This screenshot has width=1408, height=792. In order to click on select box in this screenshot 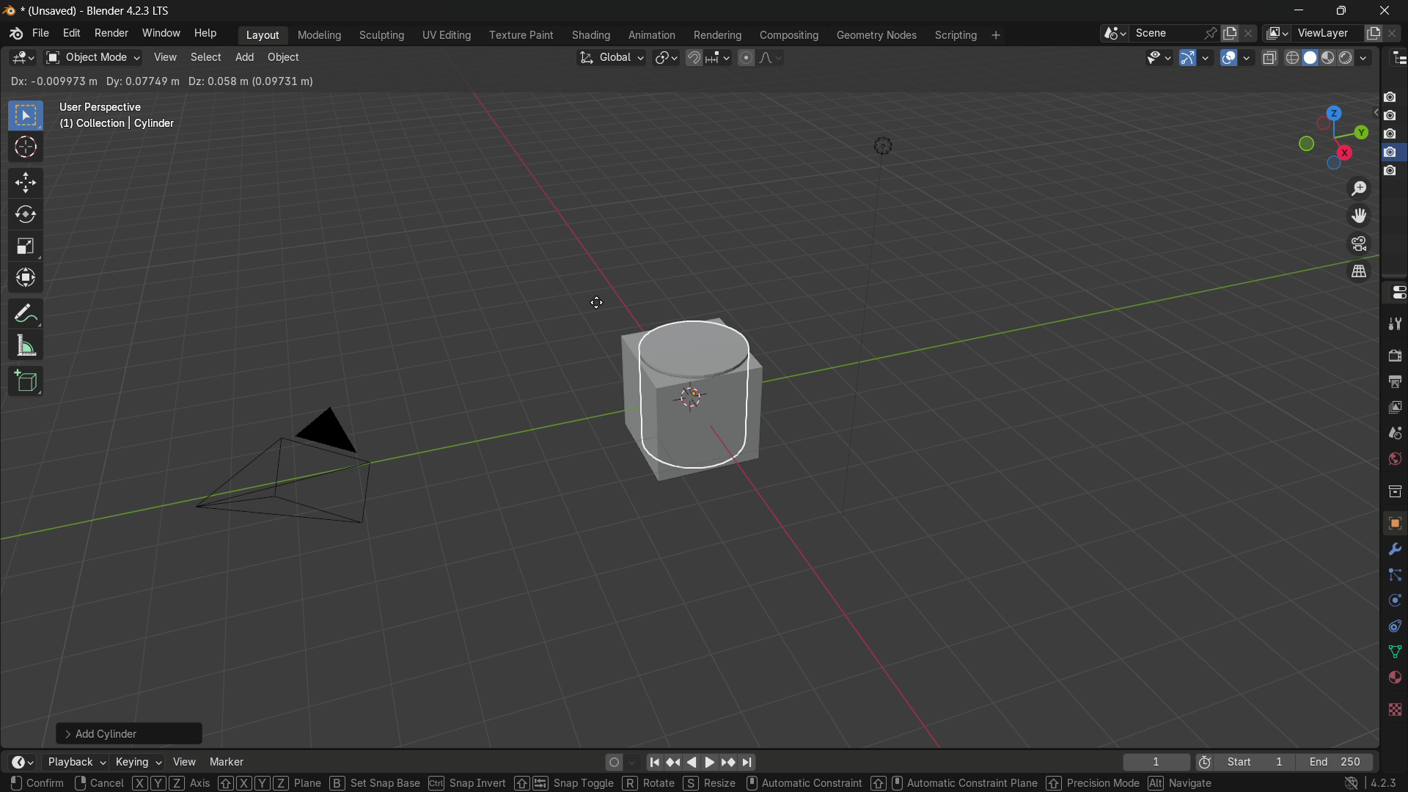, I will do `click(26, 117)`.